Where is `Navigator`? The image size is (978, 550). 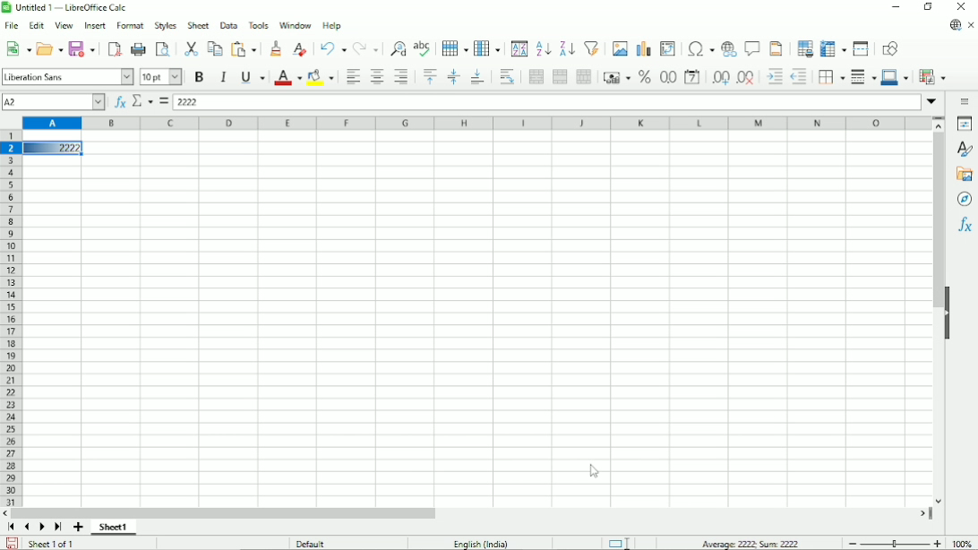 Navigator is located at coordinates (965, 200).